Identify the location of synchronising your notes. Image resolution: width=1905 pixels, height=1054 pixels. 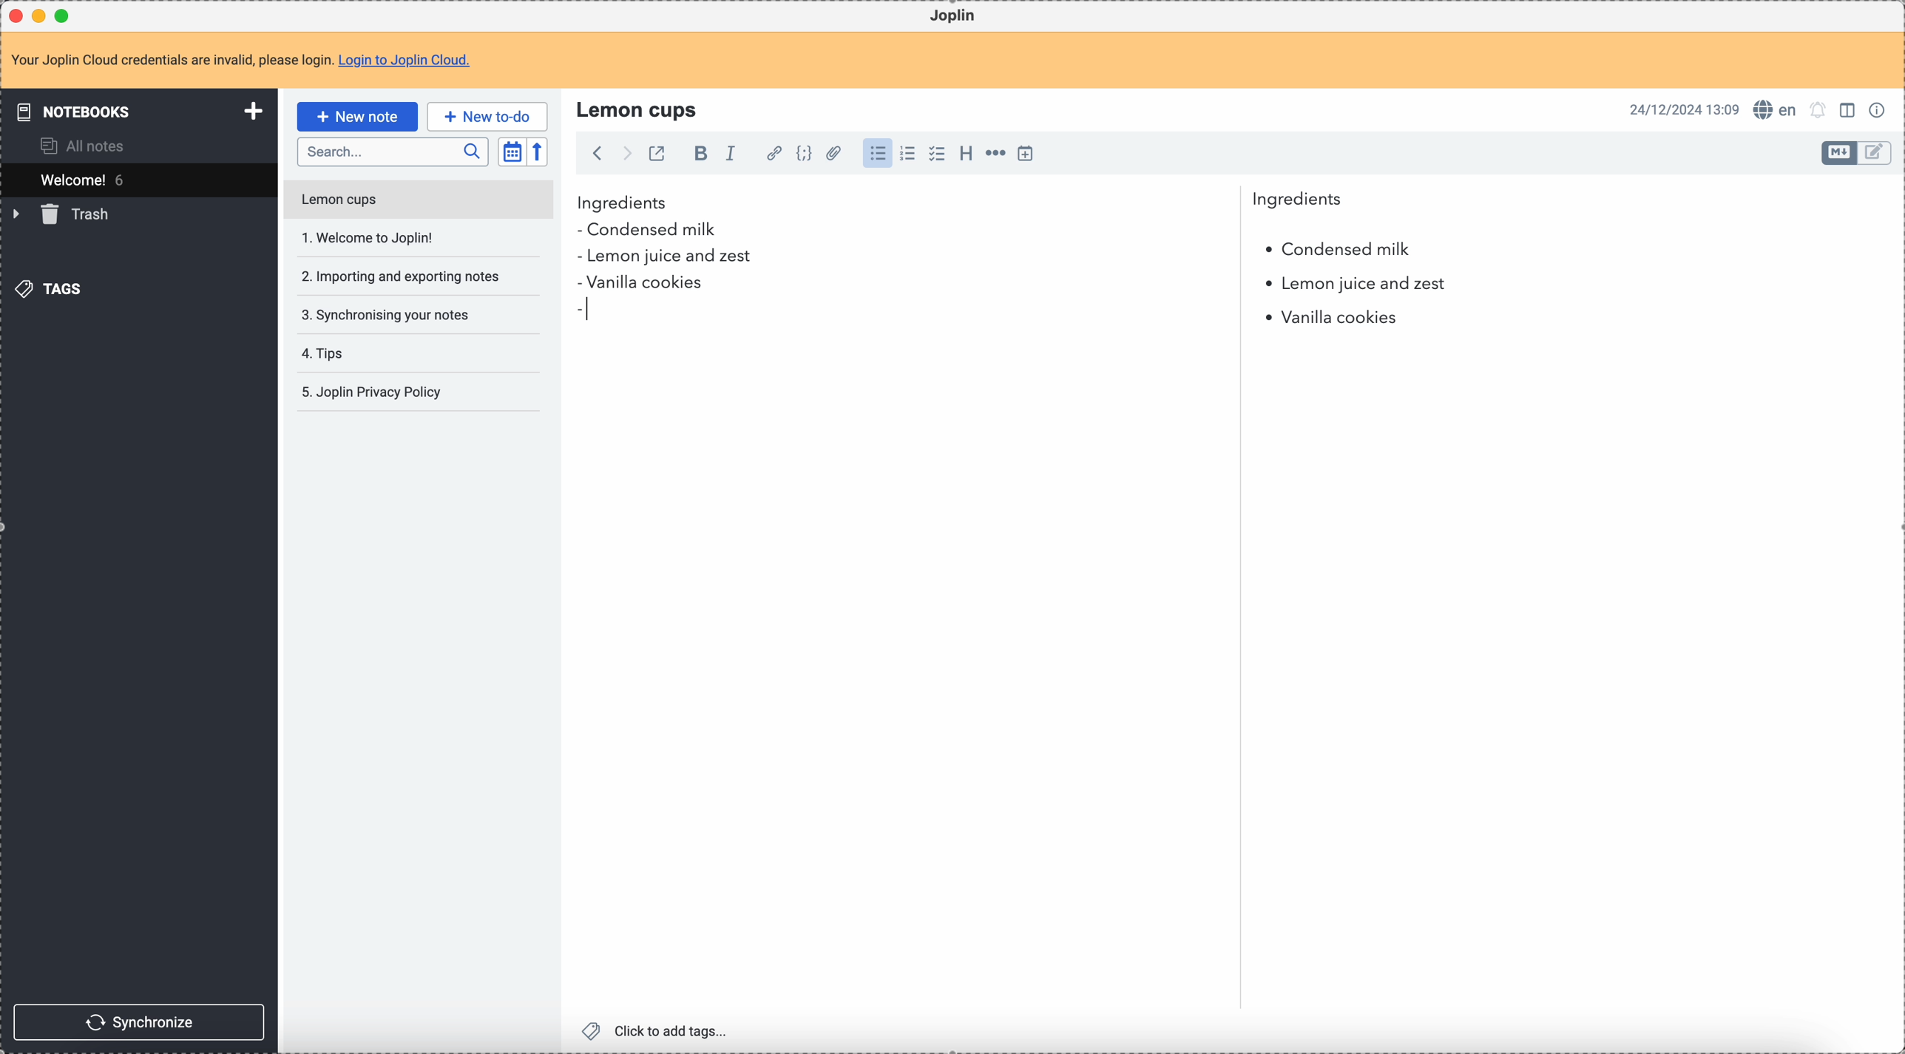
(385, 313).